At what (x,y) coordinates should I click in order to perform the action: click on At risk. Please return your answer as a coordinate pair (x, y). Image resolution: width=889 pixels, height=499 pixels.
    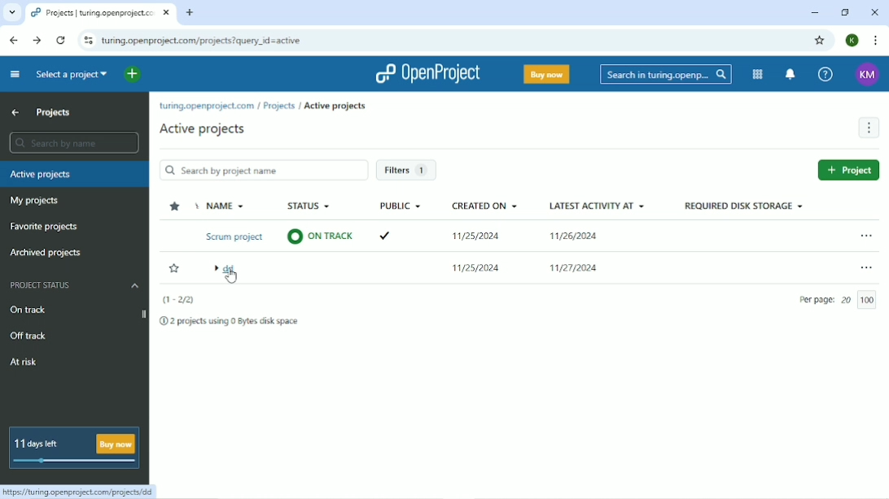
    Looking at the image, I should click on (25, 361).